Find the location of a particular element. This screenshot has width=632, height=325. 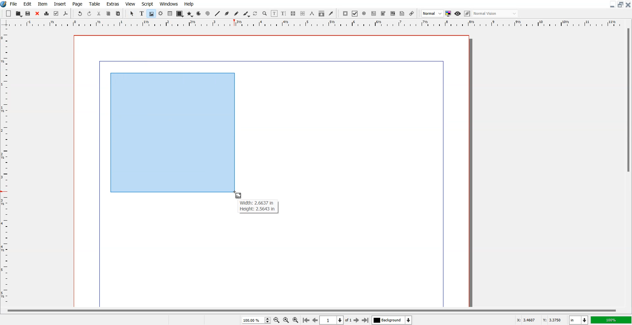

PDF List Box is located at coordinates (393, 13).